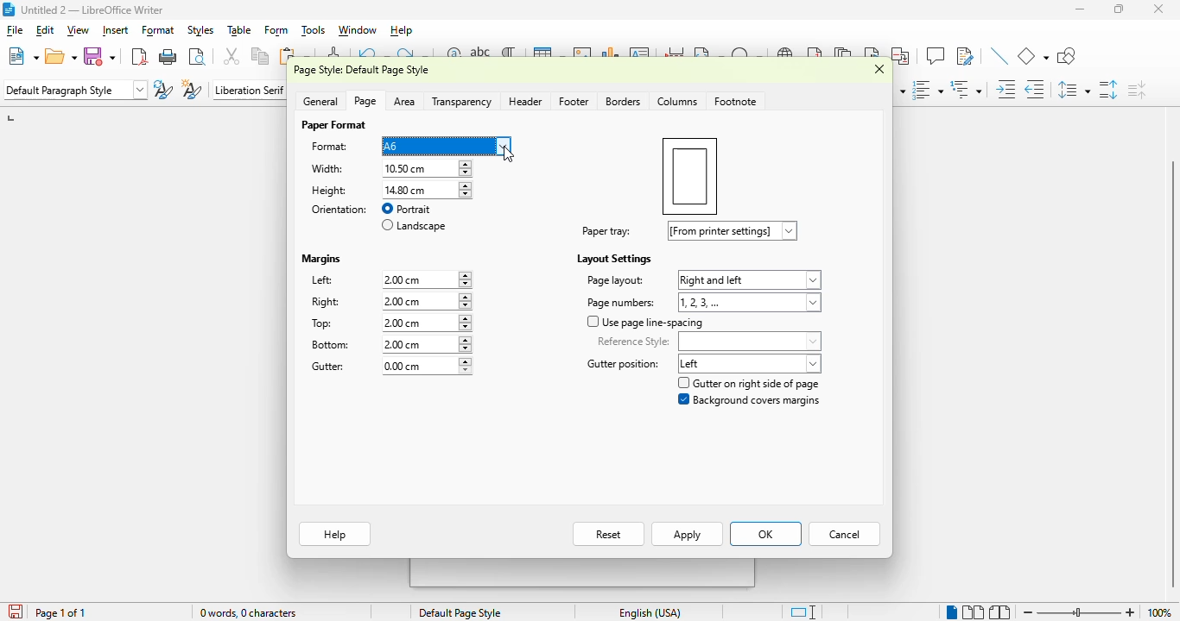 Image resolution: width=1180 pixels, height=621 pixels. What do you see at coordinates (966, 90) in the screenshot?
I see `select outline format` at bounding box center [966, 90].